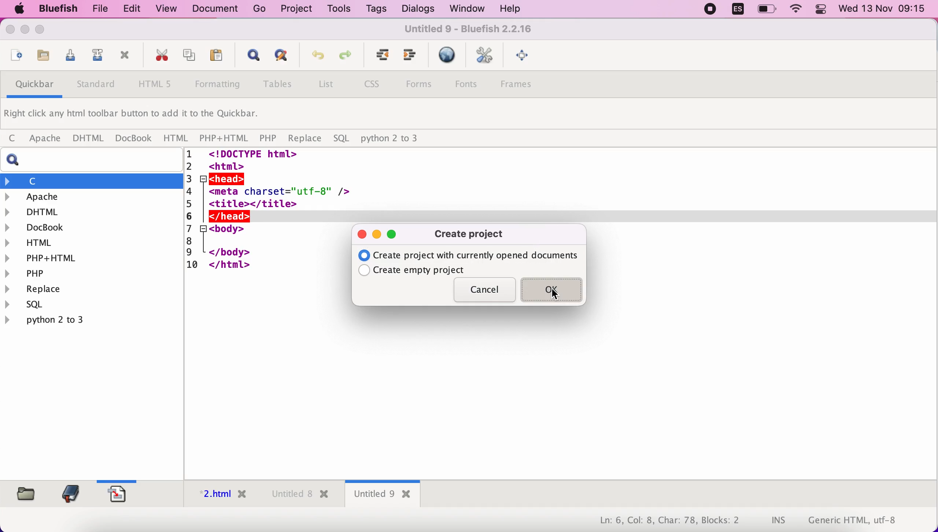 This screenshot has height=532, width=938. What do you see at coordinates (376, 10) in the screenshot?
I see `tags` at bounding box center [376, 10].